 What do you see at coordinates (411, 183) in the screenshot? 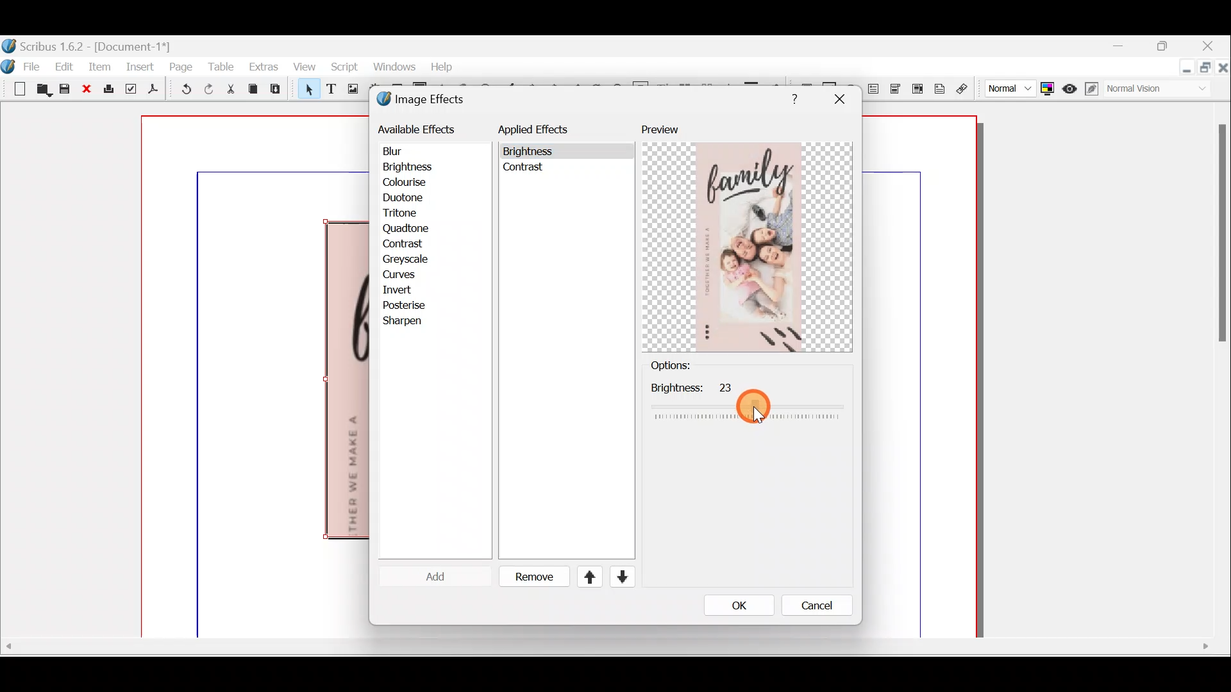
I see `Colourise` at bounding box center [411, 183].